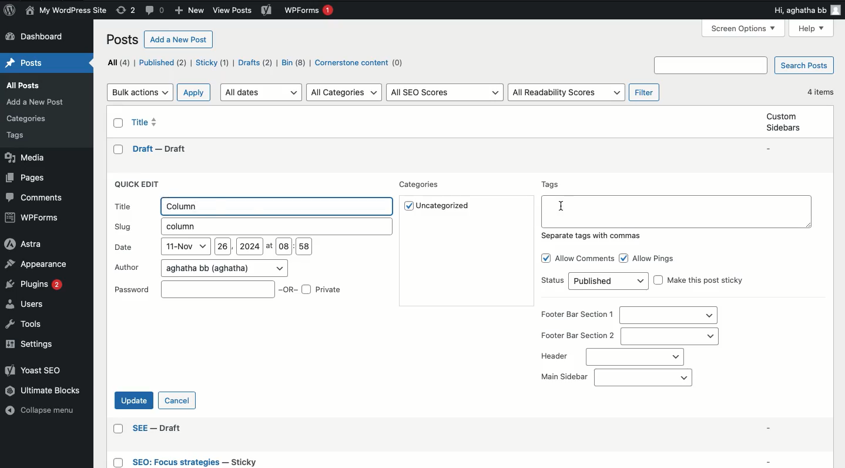 Image resolution: width=845 pixels, height=468 pixels. Describe the element at coordinates (160, 150) in the screenshot. I see `draft -- draft` at that location.